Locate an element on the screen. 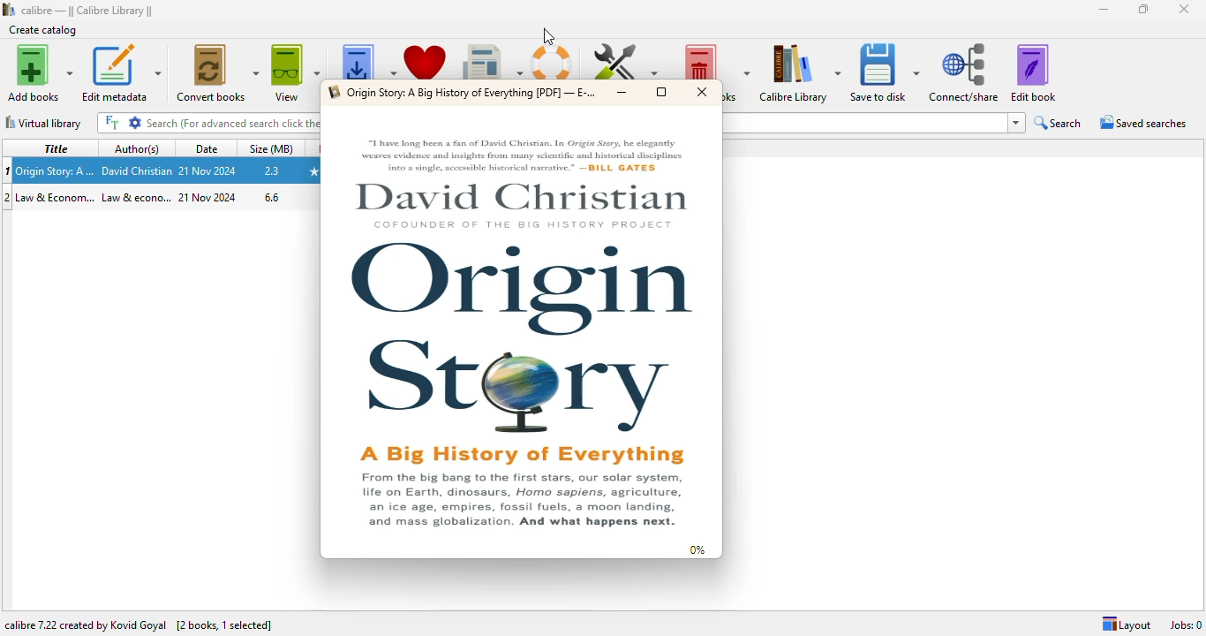  cursor is located at coordinates (548, 36).